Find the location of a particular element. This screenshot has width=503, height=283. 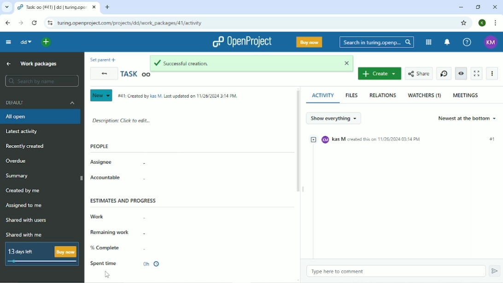

Open quick add menu is located at coordinates (50, 41).